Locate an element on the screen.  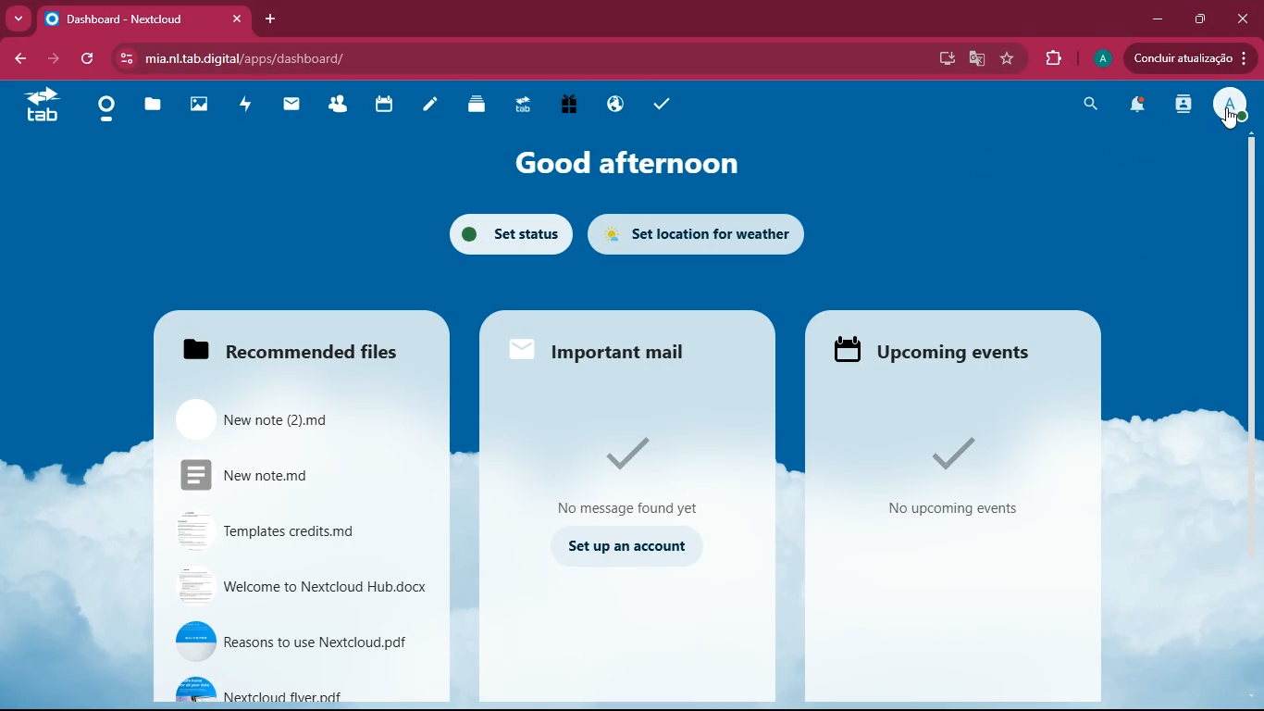
set status is located at coordinates (502, 237).